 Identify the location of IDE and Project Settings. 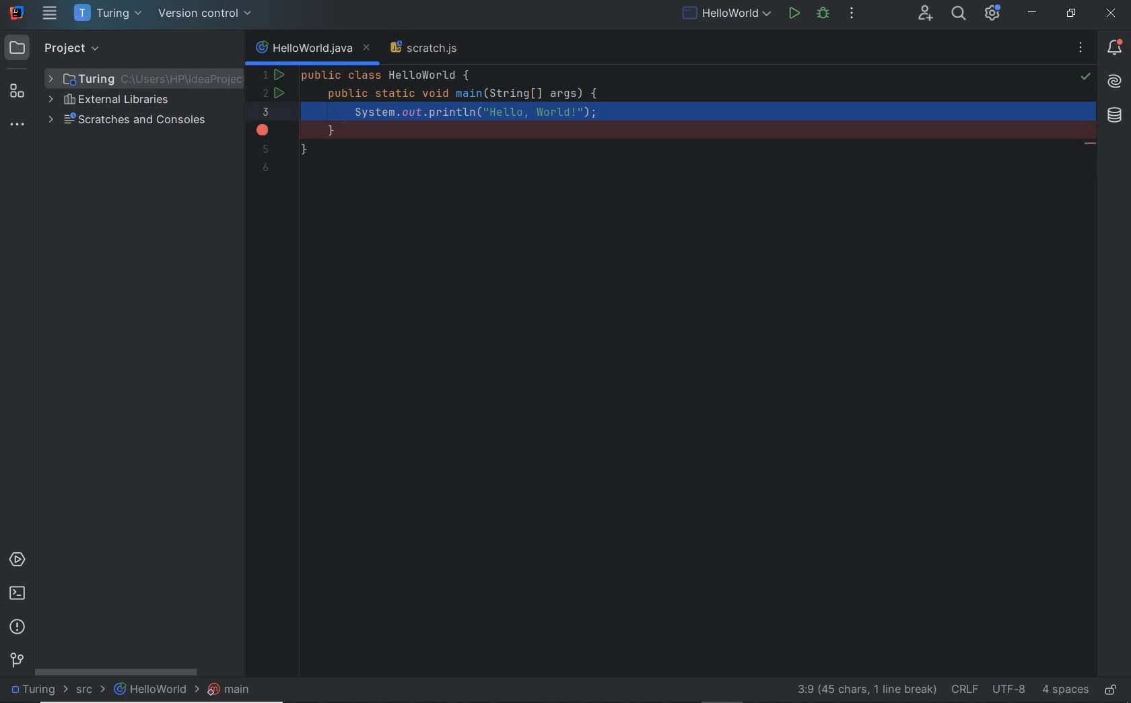
(994, 12).